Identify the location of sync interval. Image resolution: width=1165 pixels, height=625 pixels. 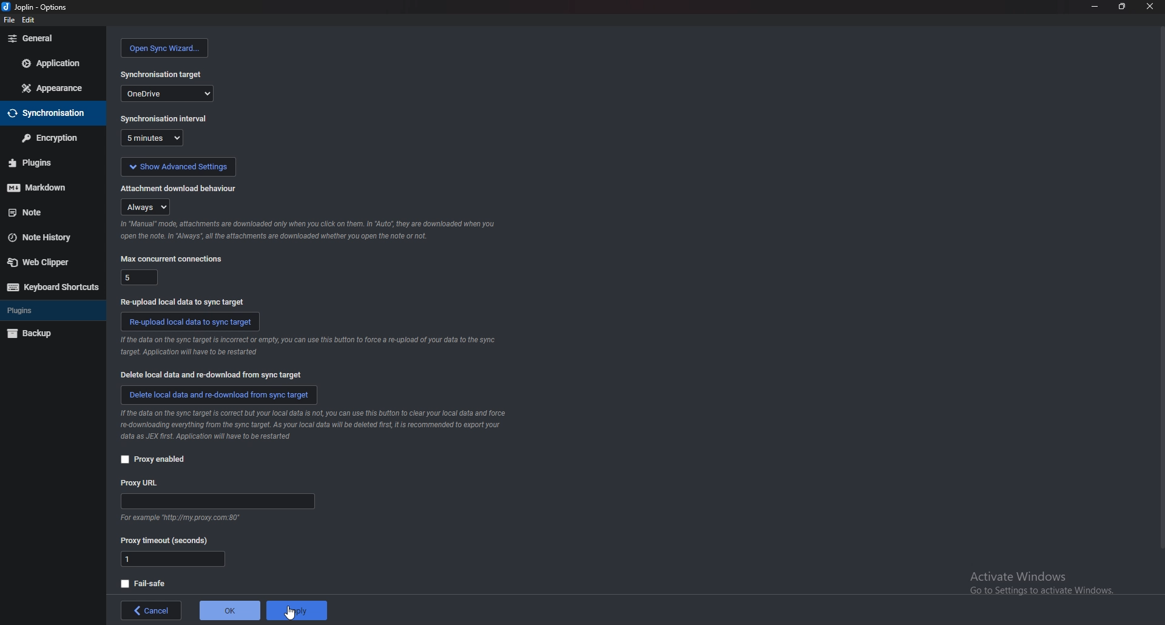
(163, 118).